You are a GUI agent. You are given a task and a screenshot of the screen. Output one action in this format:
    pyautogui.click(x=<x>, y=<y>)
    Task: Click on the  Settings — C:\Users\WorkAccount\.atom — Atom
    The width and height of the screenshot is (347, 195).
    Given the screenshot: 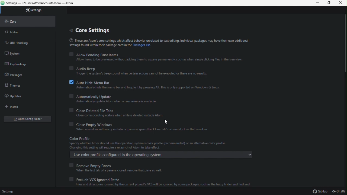 What is the action you would take?
    pyautogui.click(x=41, y=3)
    